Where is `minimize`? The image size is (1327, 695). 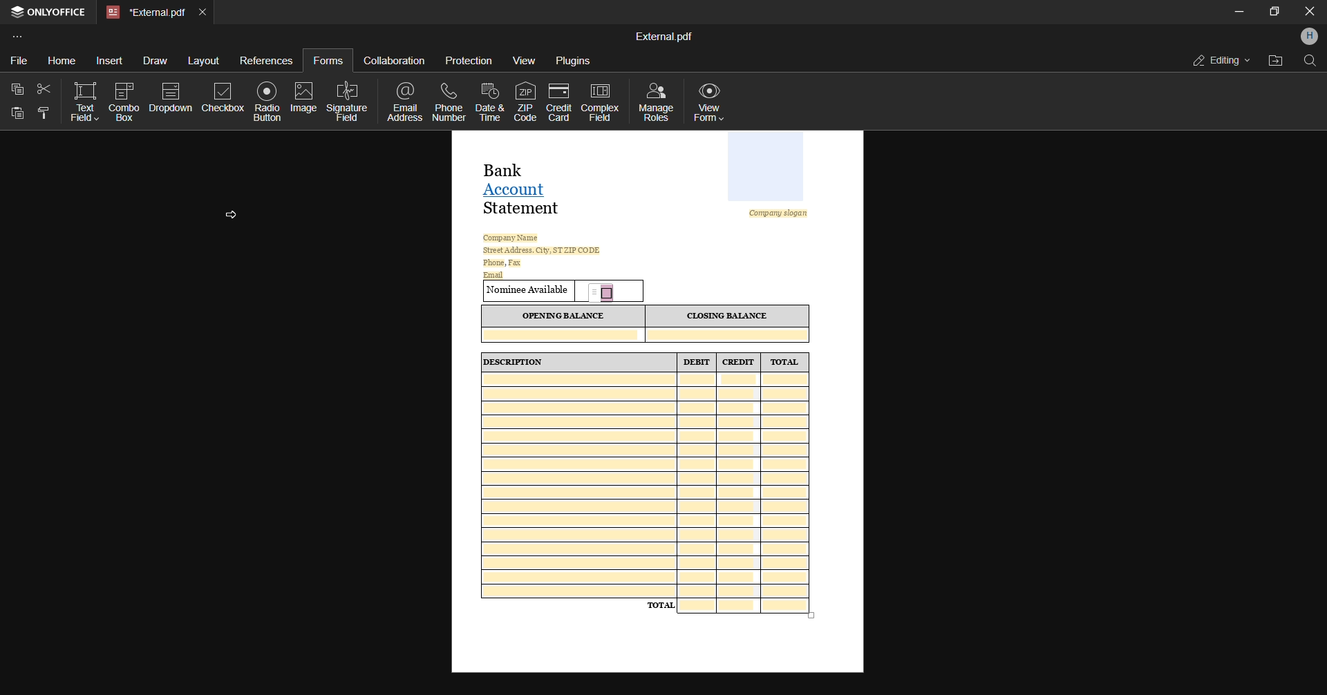 minimize is located at coordinates (1236, 12).